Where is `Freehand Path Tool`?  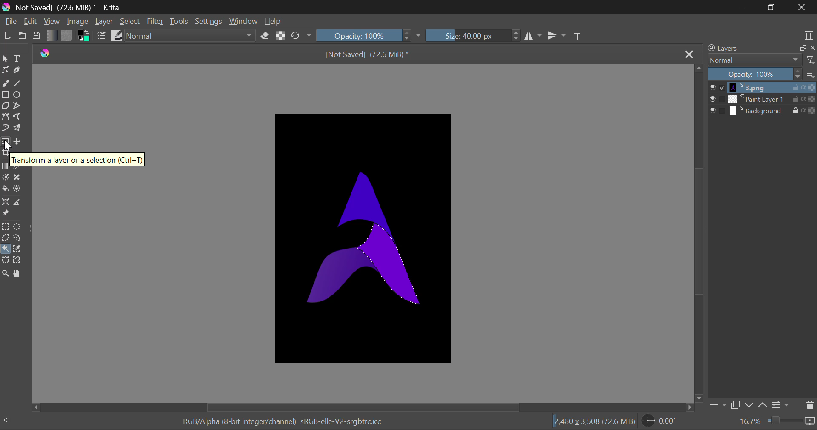 Freehand Path Tool is located at coordinates (20, 118).